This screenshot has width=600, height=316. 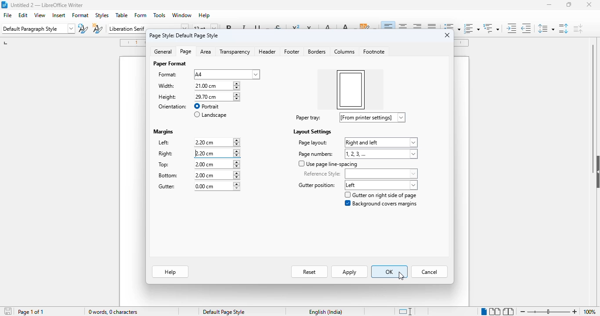 I want to click on logo, so click(x=4, y=5).